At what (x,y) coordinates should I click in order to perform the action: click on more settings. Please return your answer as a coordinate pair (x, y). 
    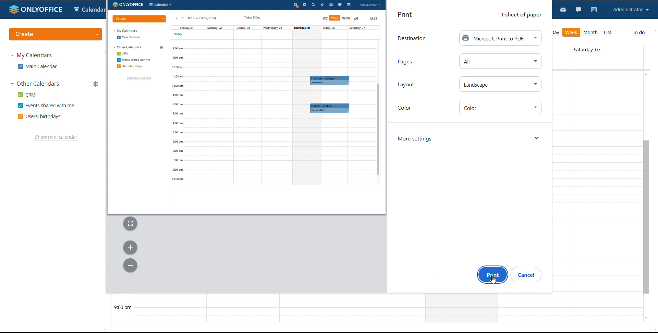
    Looking at the image, I should click on (469, 138).